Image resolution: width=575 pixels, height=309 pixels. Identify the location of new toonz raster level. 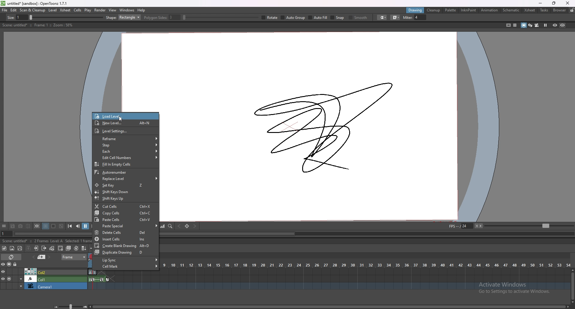
(4, 248).